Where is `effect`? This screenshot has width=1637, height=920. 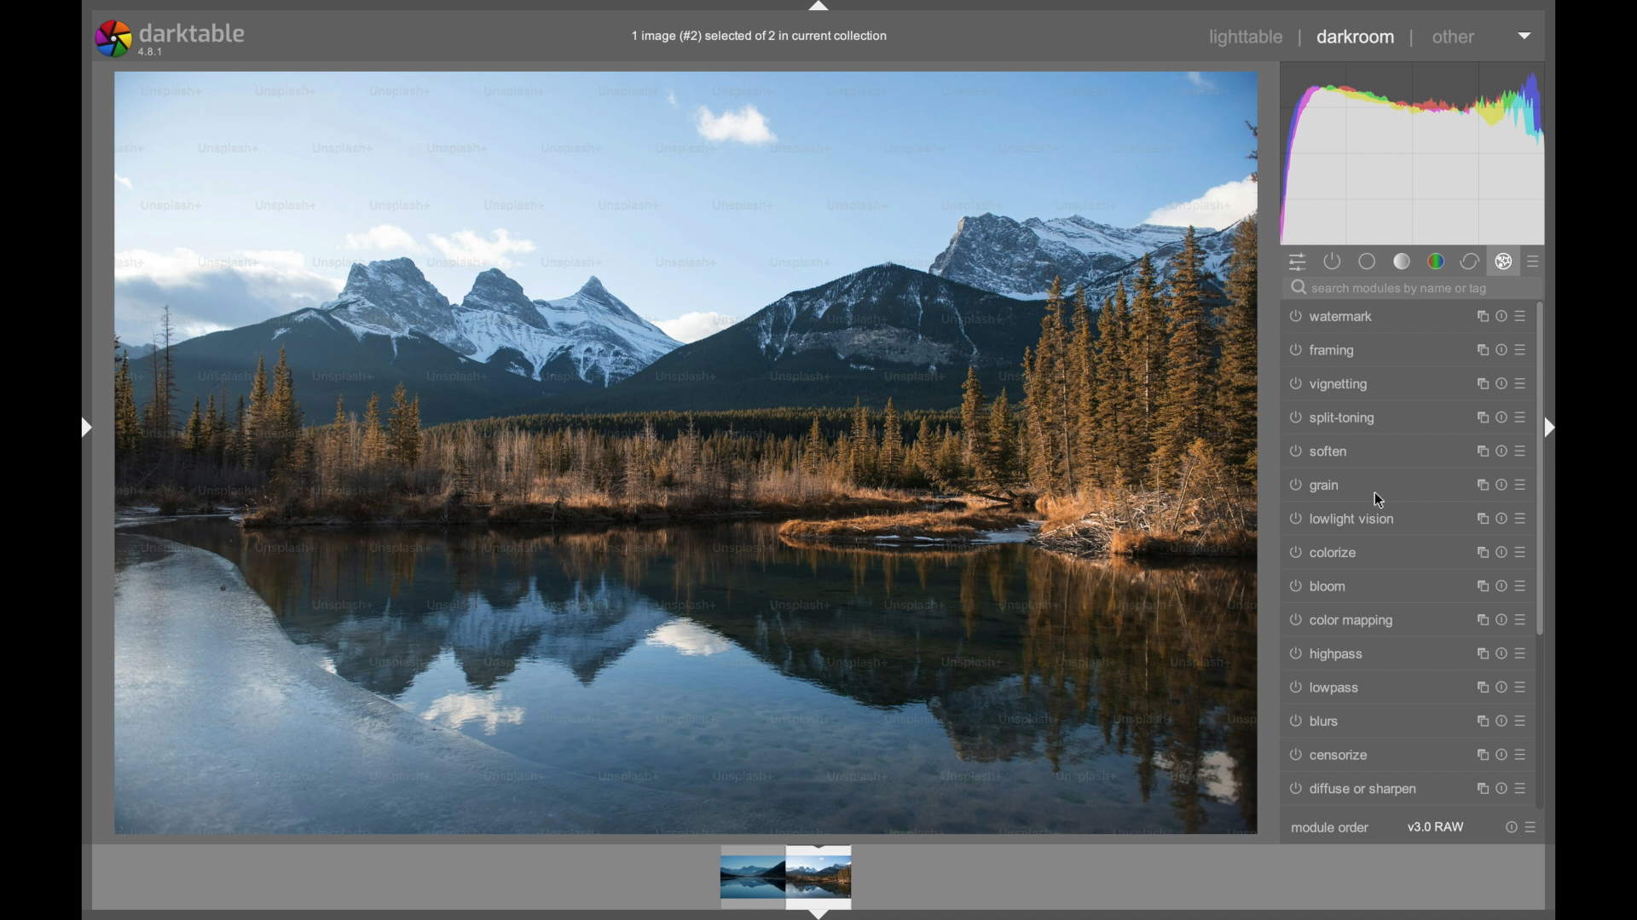
effect is located at coordinates (1504, 261).